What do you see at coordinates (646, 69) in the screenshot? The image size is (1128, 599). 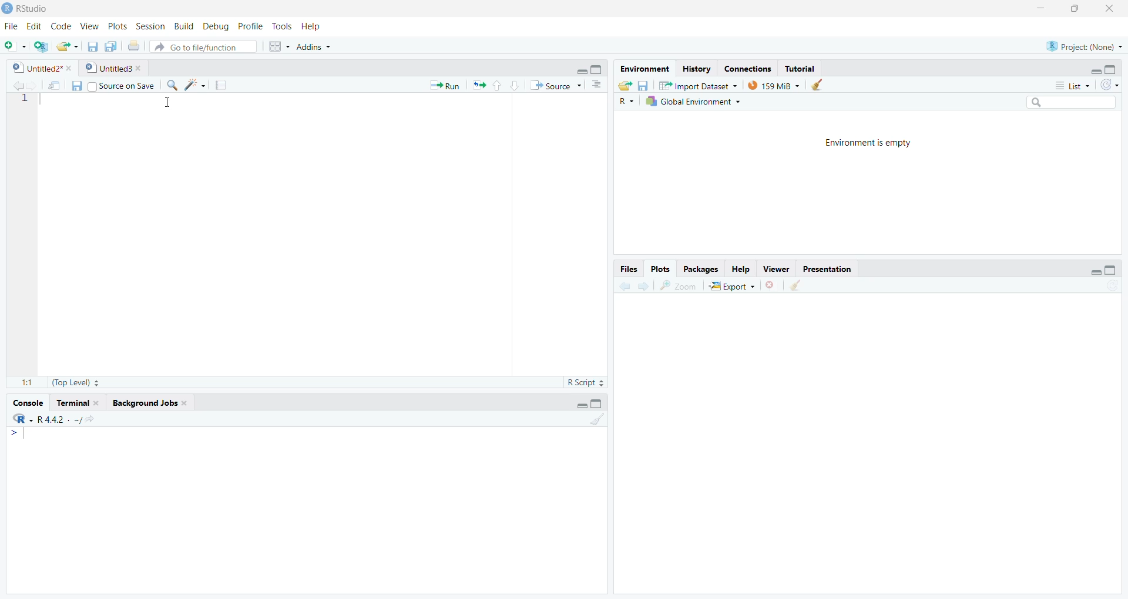 I see `Environment` at bounding box center [646, 69].